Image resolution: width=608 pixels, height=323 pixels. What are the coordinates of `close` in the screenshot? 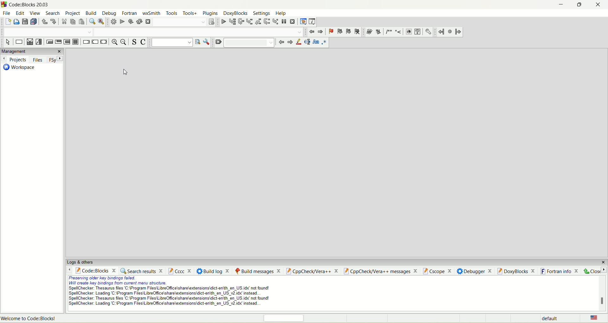 It's located at (599, 7).